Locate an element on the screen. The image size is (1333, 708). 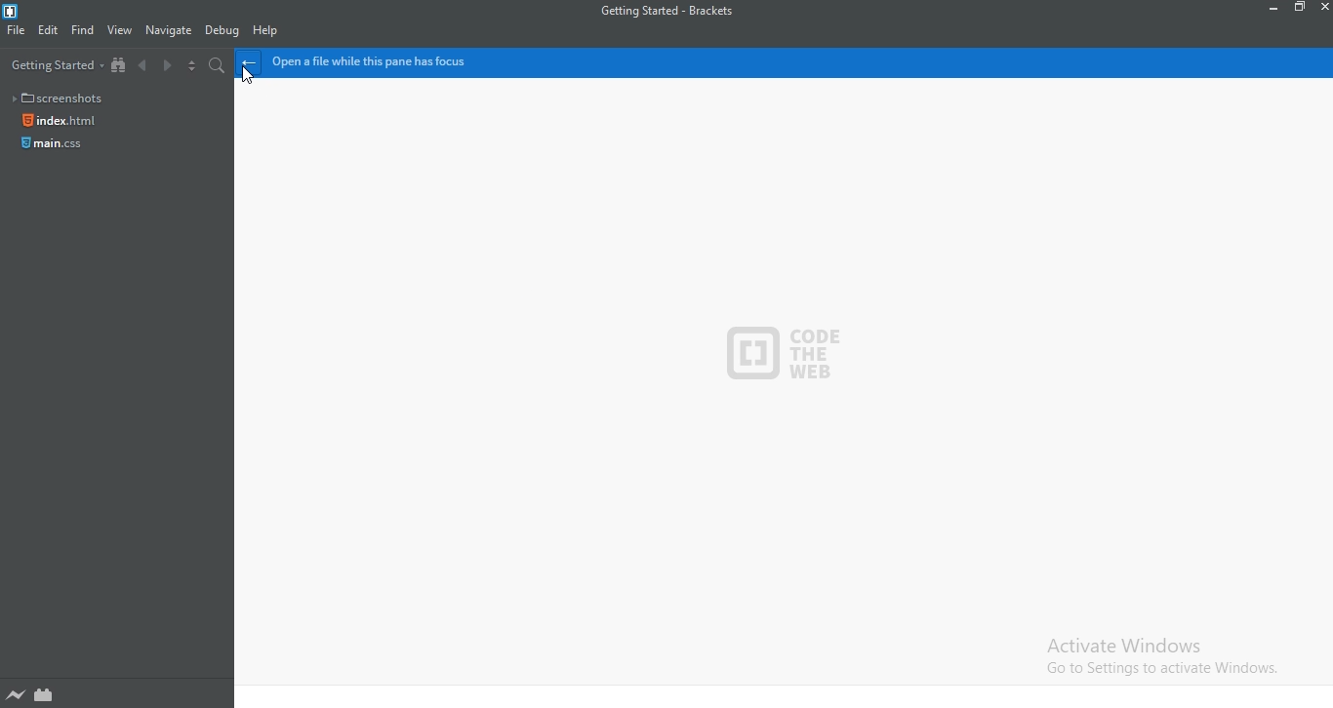
Navigate is located at coordinates (170, 32).